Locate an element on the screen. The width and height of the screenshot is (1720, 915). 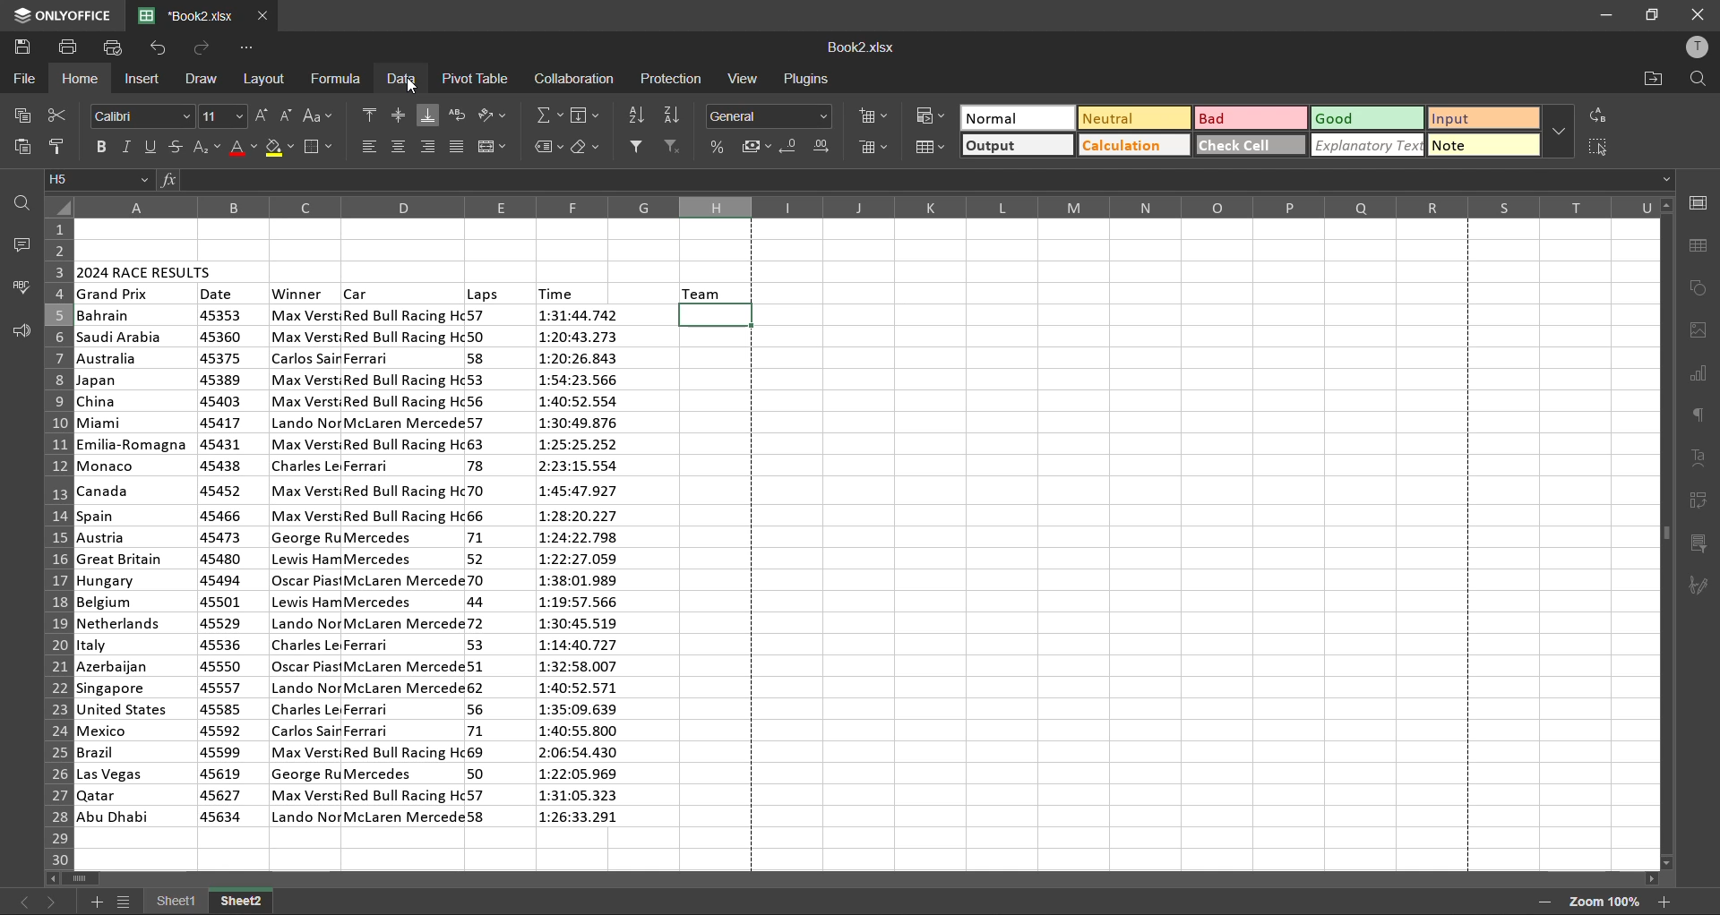
more options is located at coordinates (1559, 133).